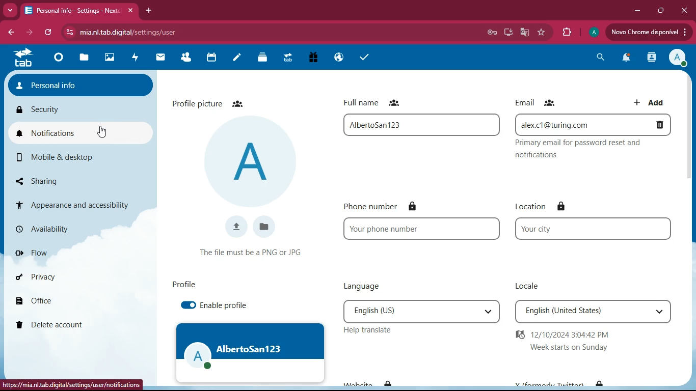 Image resolution: width=696 pixels, height=391 pixels. What do you see at coordinates (566, 33) in the screenshot?
I see `extensions` at bounding box center [566, 33].